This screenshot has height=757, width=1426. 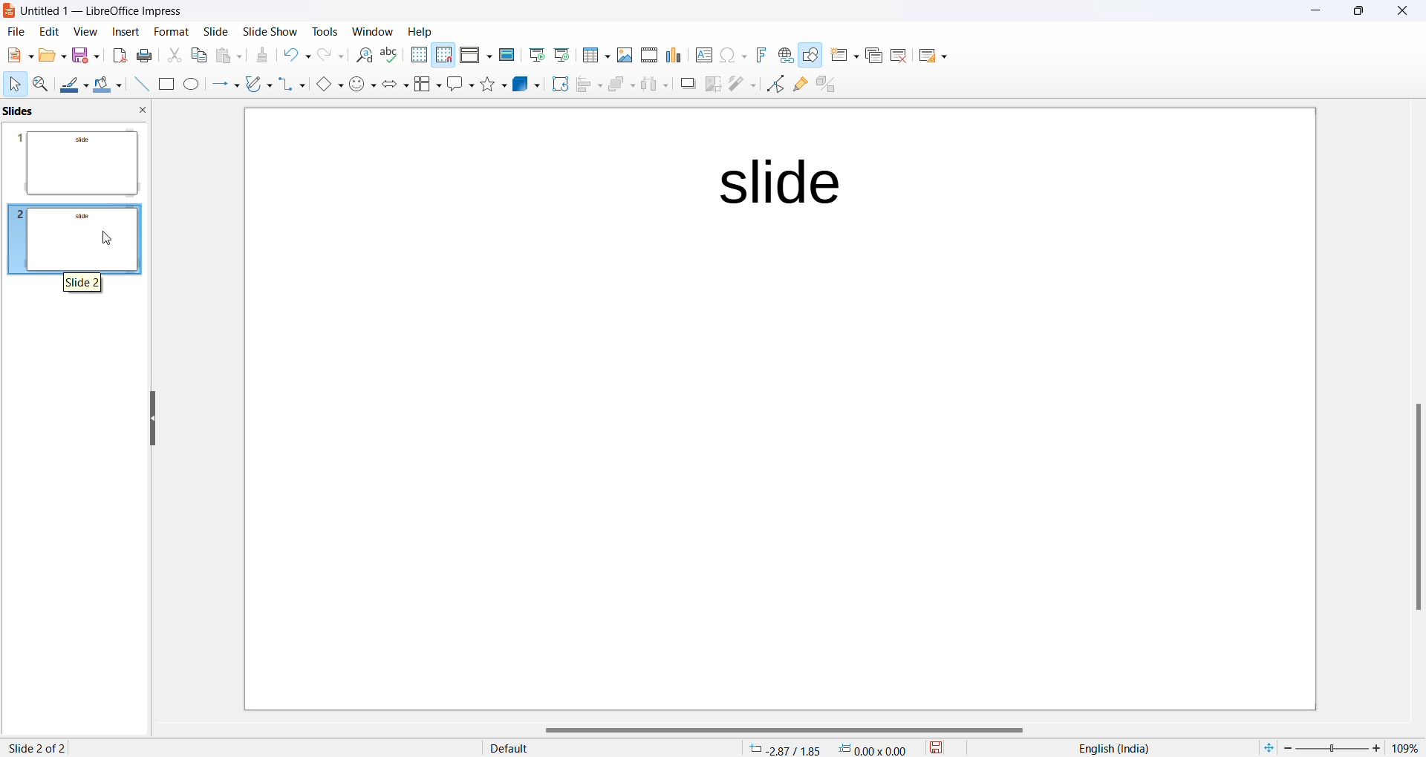 What do you see at coordinates (1335, 747) in the screenshot?
I see `zoom slider` at bounding box center [1335, 747].